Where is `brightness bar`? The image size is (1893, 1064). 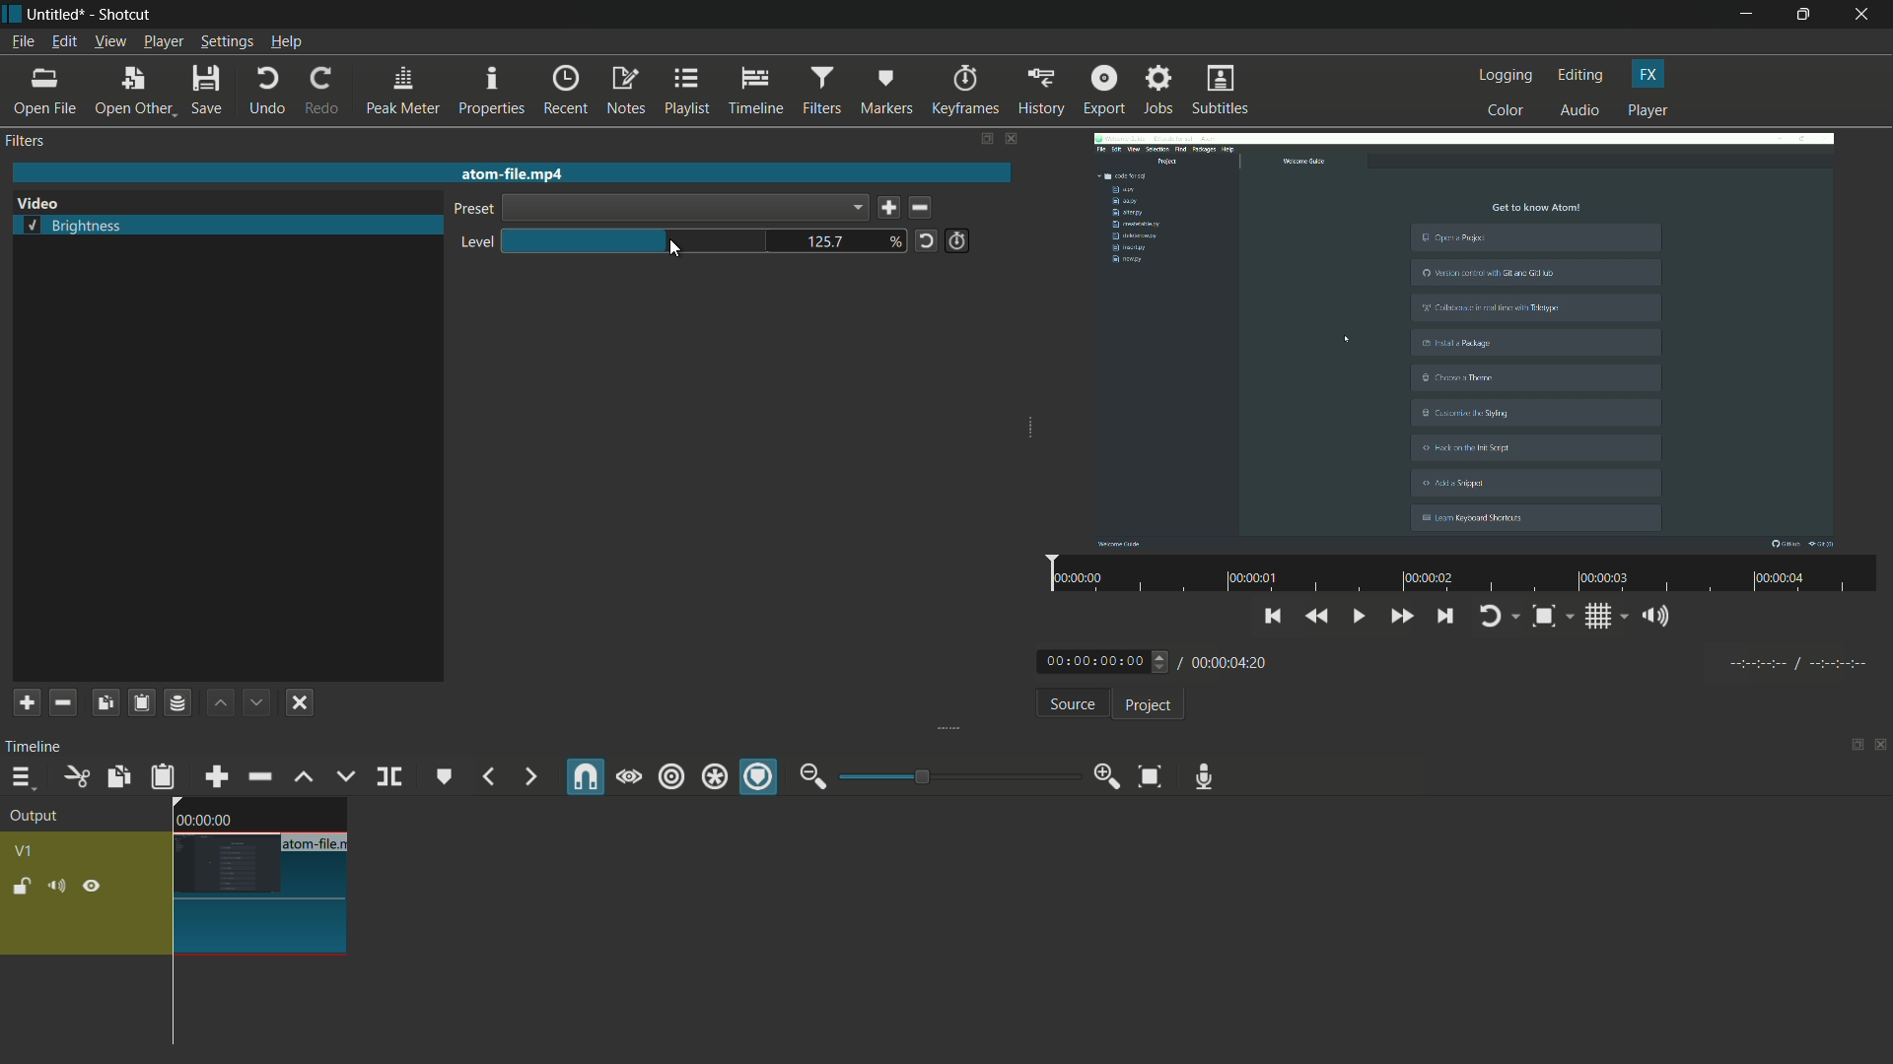
brightness bar is located at coordinates (637, 240).